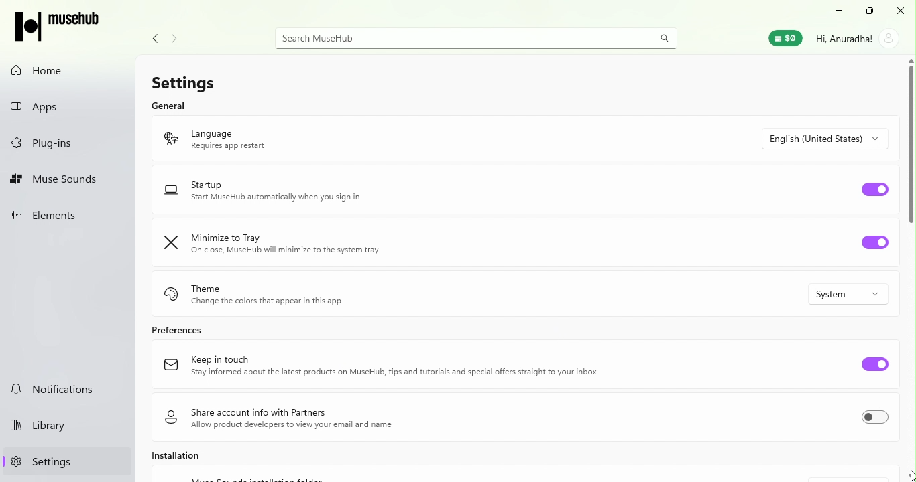 This screenshot has height=482, width=916. Describe the element at coordinates (65, 461) in the screenshot. I see `Settings` at that location.